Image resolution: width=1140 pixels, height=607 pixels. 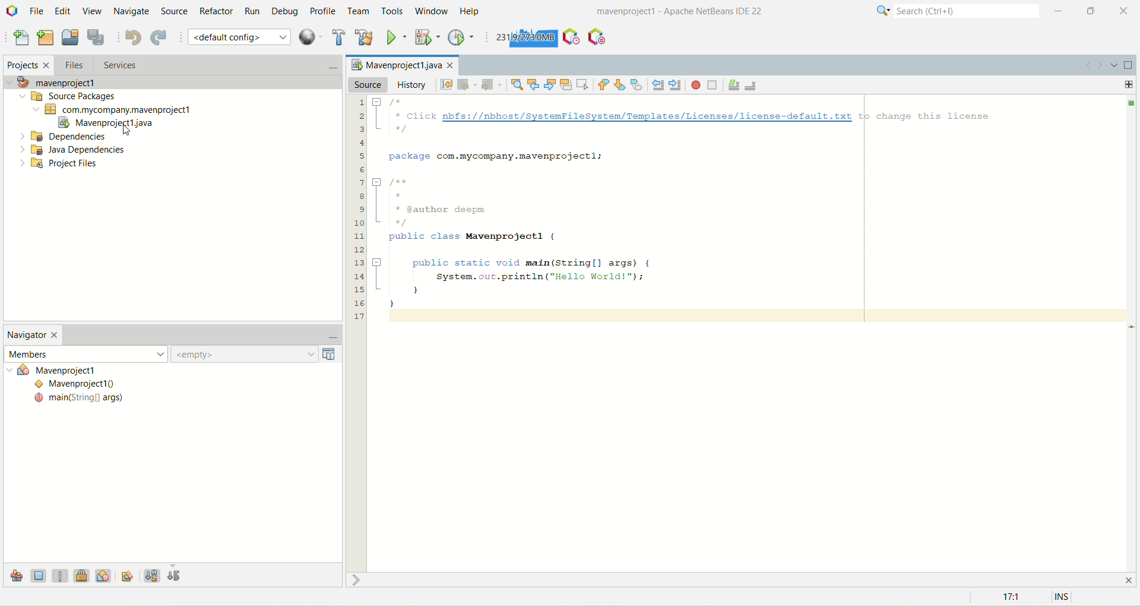 What do you see at coordinates (161, 39) in the screenshot?
I see `redo` at bounding box center [161, 39].